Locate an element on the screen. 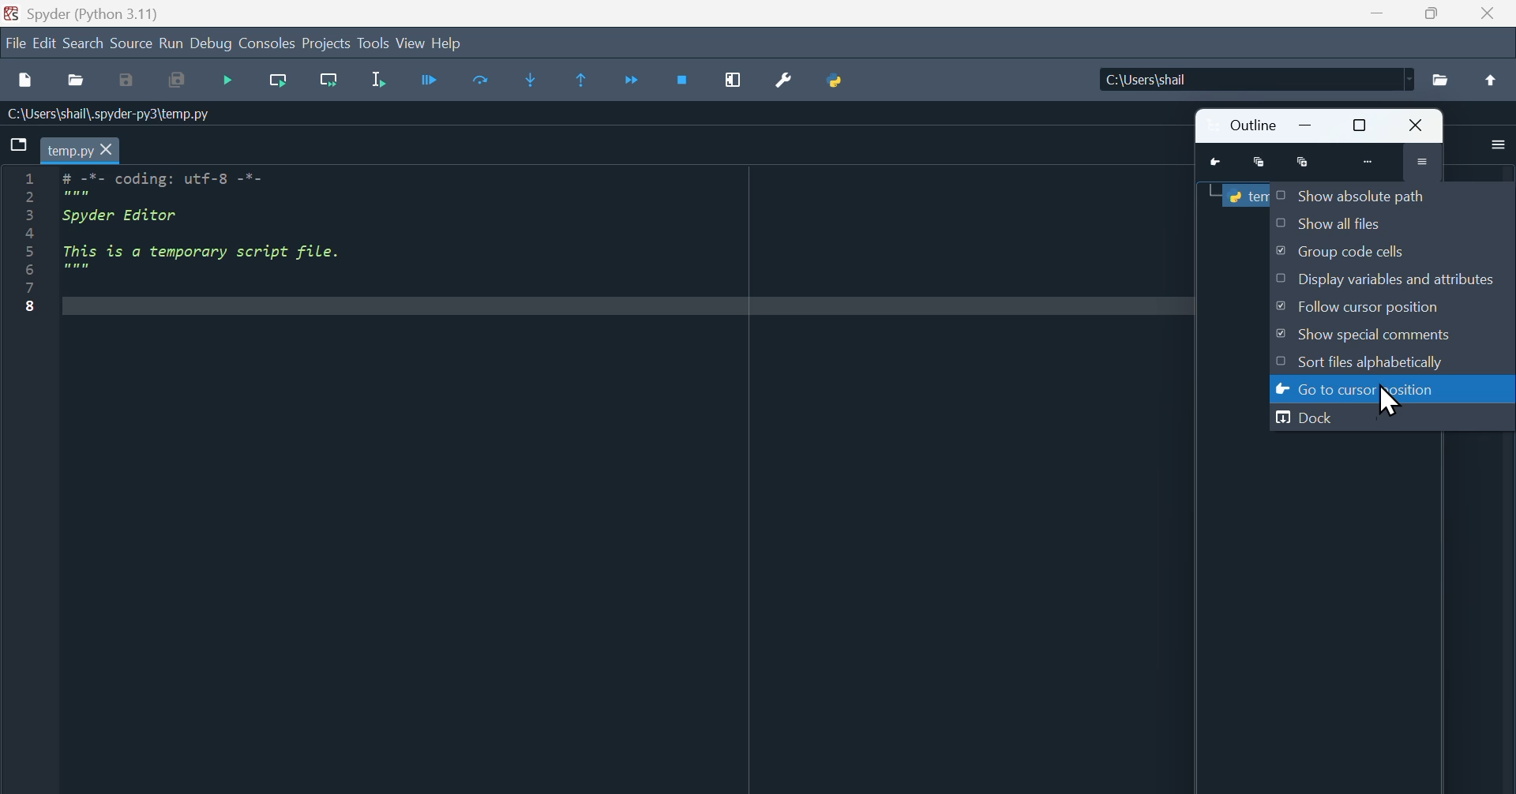  Up to is located at coordinates (1491, 79).